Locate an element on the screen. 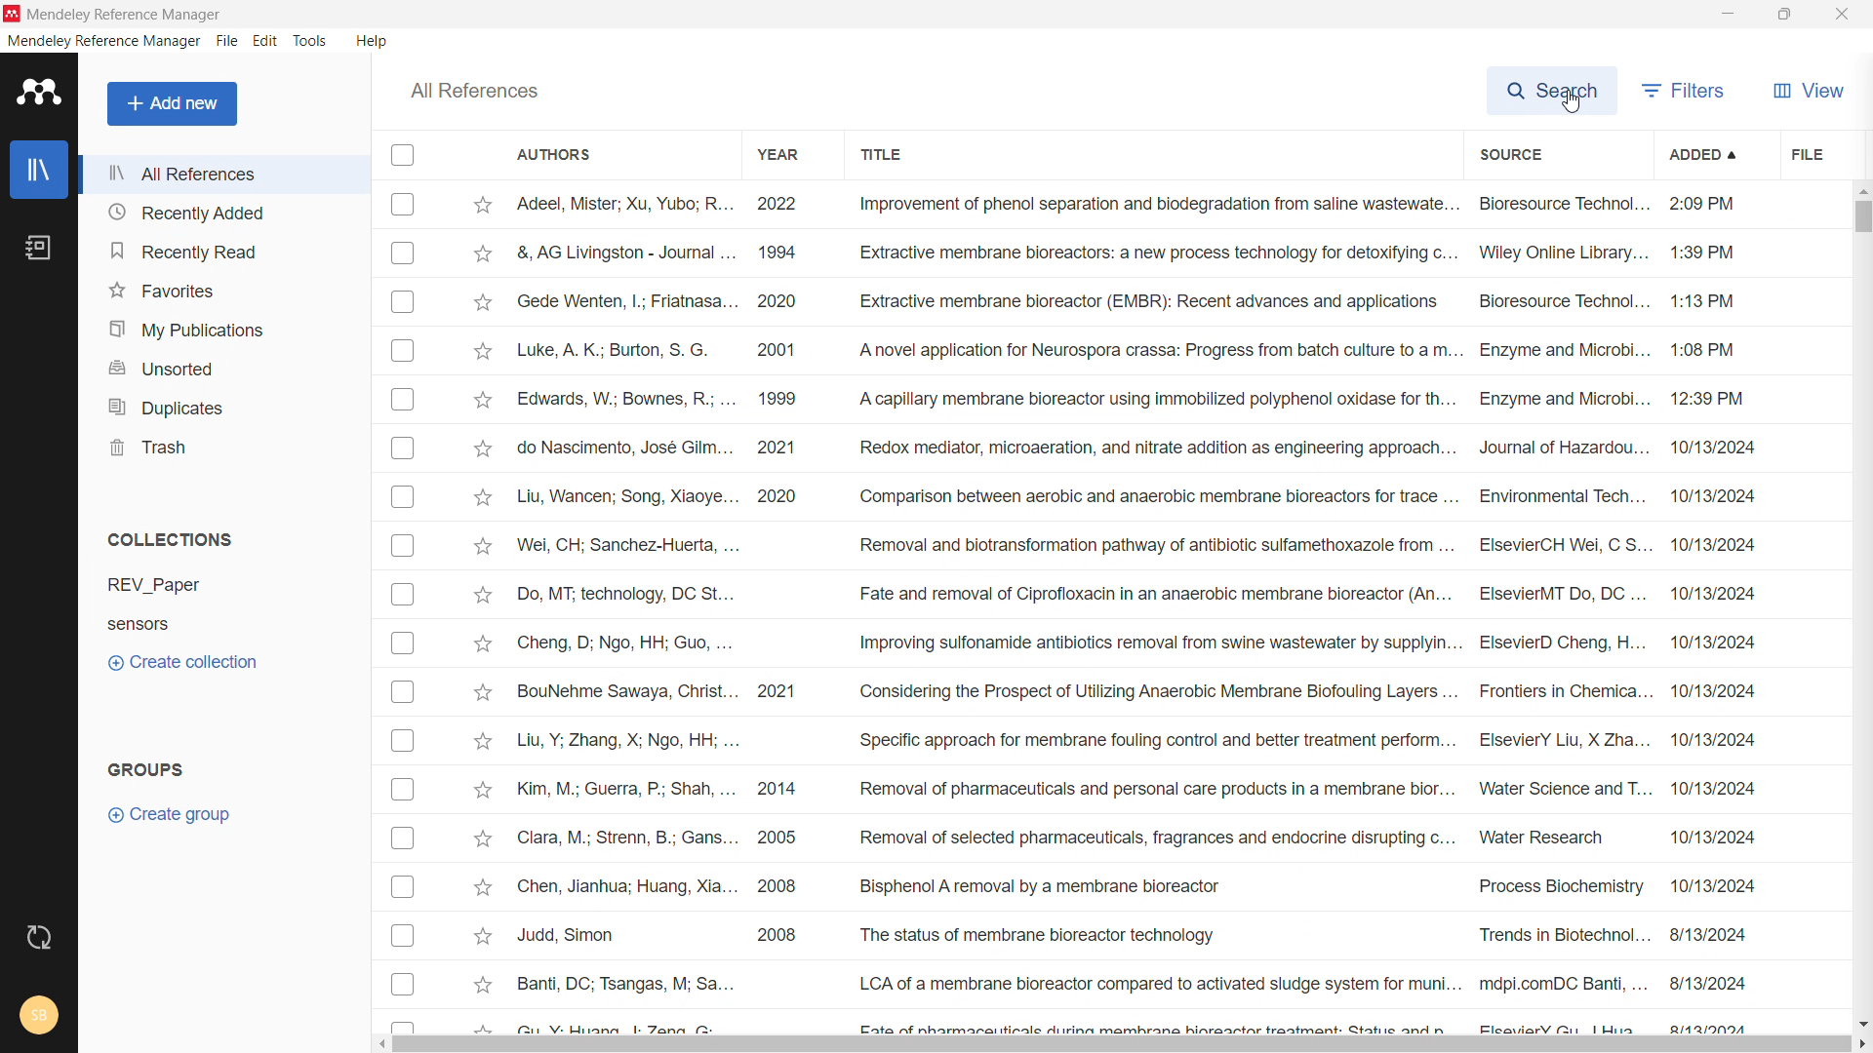 The height and width of the screenshot is (1053, 1873). Add to favorites is located at coordinates (484, 691).